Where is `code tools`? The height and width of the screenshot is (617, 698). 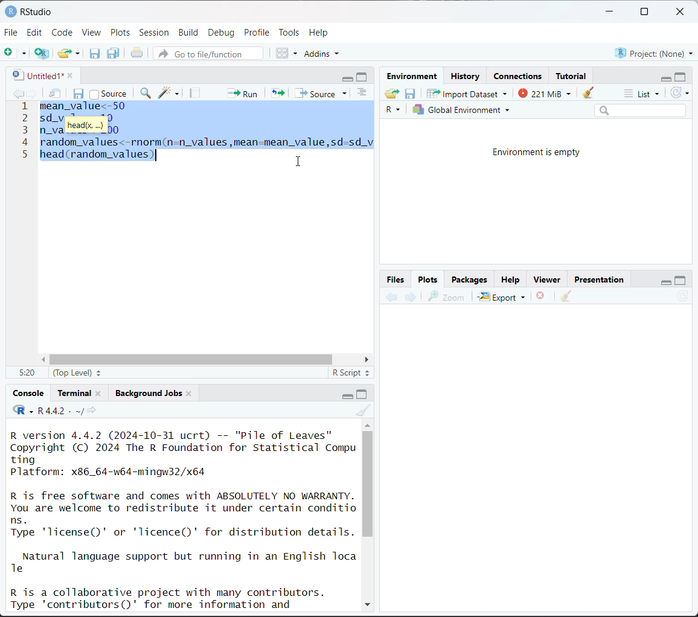 code tools is located at coordinates (169, 92).